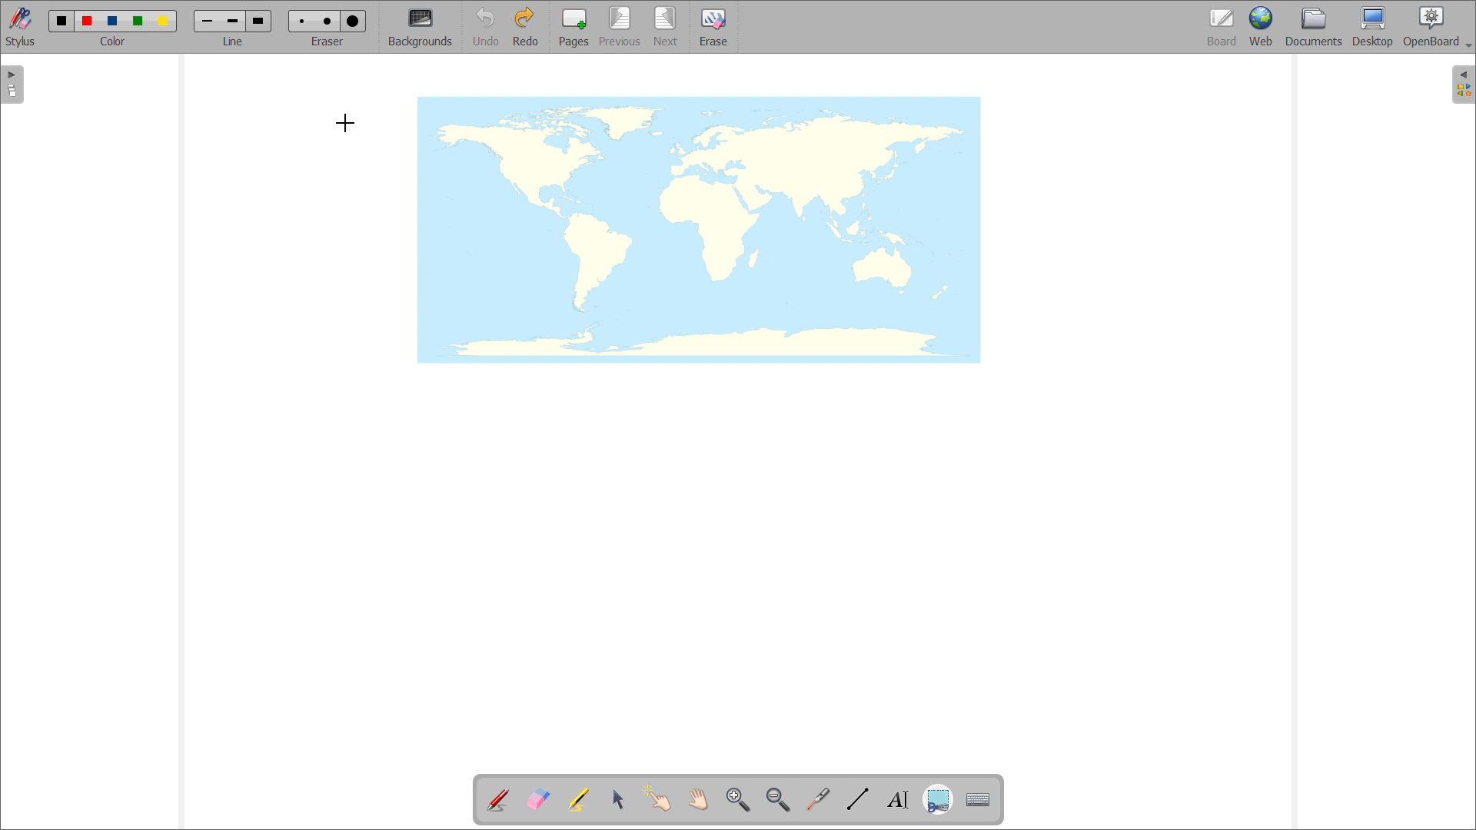  I want to click on undo, so click(485, 27).